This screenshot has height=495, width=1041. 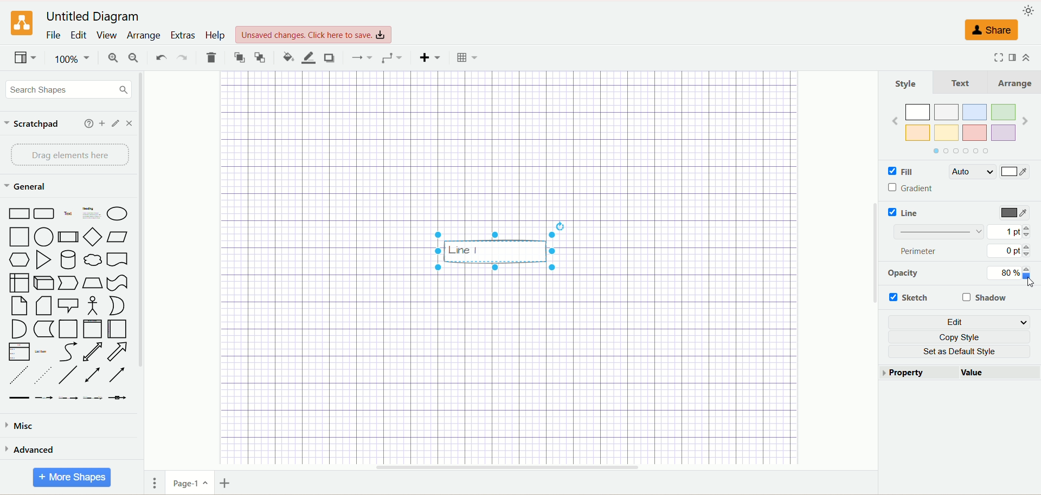 What do you see at coordinates (212, 58) in the screenshot?
I see `delete` at bounding box center [212, 58].